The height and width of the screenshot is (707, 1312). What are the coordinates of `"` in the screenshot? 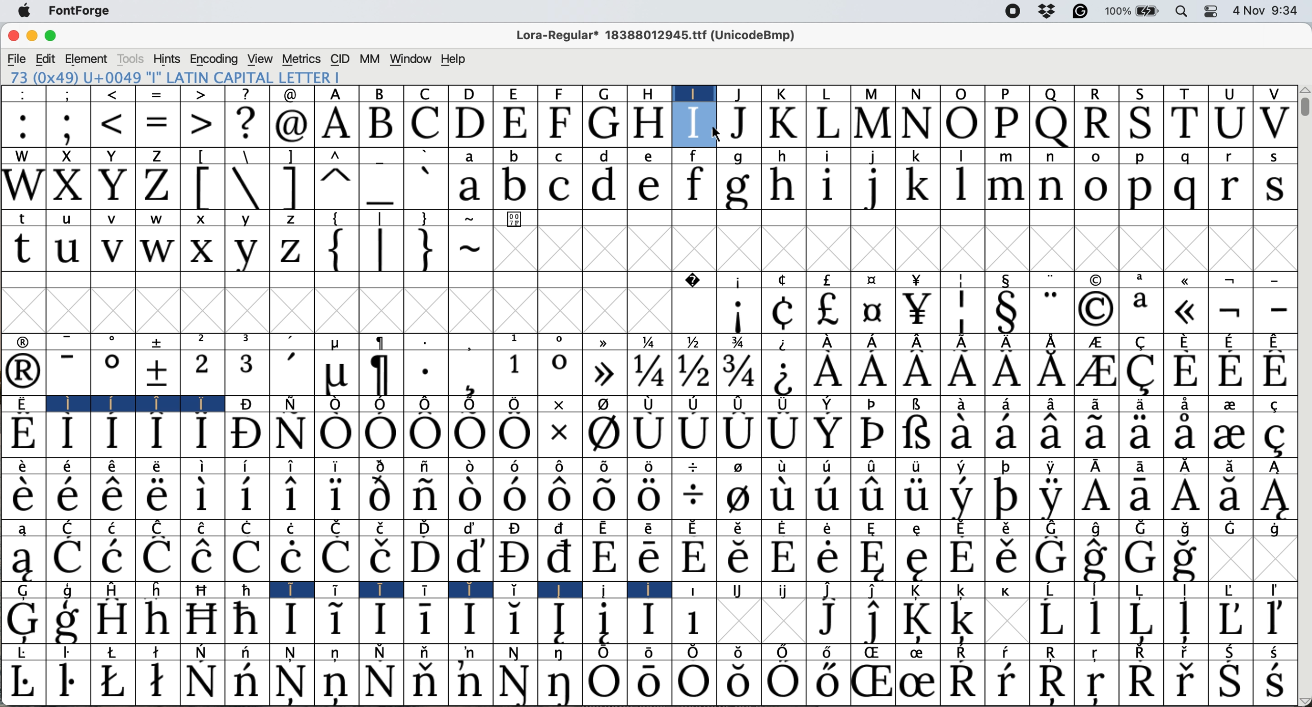 It's located at (1053, 279).